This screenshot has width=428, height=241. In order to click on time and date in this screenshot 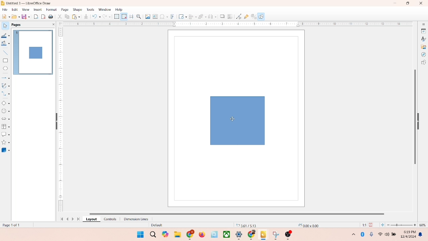, I will do `click(408, 233)`.